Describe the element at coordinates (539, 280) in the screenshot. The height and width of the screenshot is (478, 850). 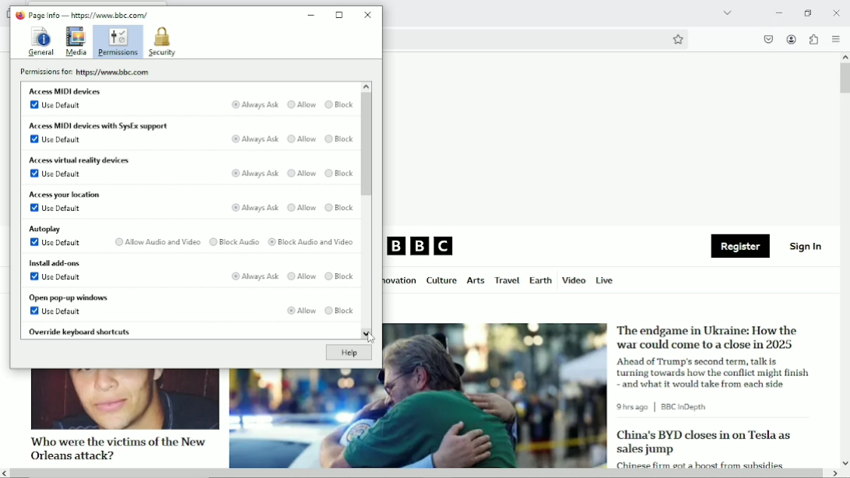
I see `Earth` at that location.